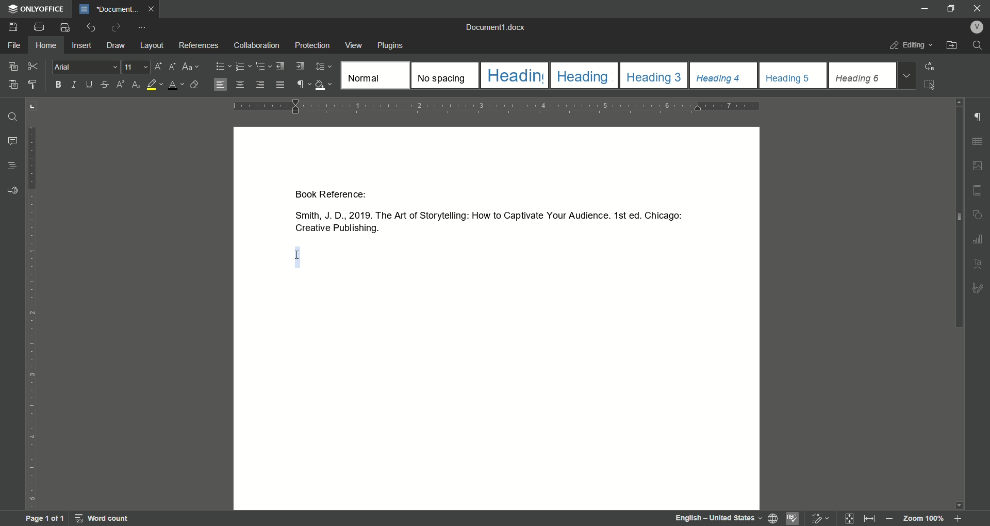 The width and height of the screenshot is (990, 526). I want to click on paragraph orientation, so click(500, 106).